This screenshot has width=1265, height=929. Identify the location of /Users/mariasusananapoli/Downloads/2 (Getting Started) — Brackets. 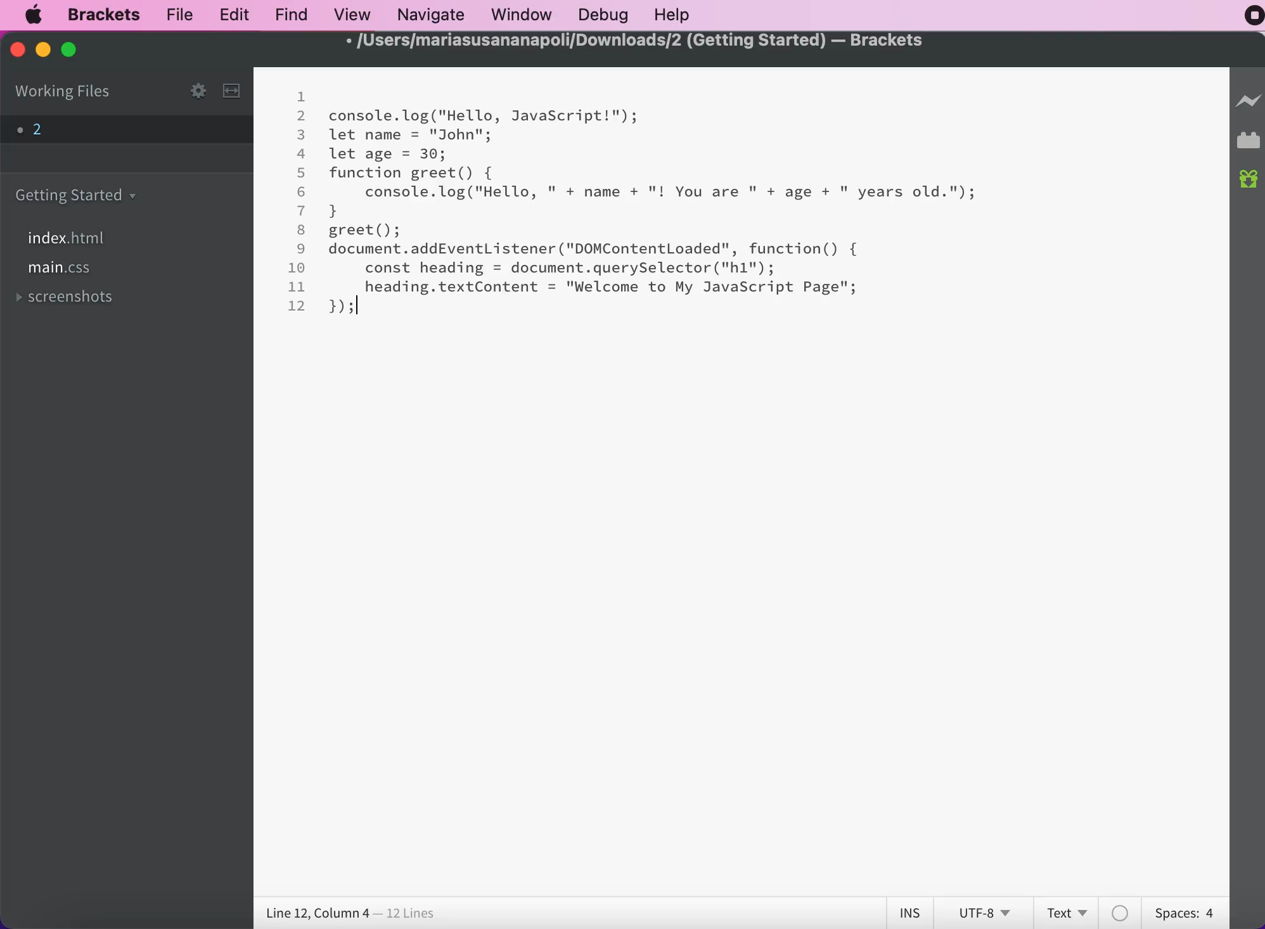
(636, 41).